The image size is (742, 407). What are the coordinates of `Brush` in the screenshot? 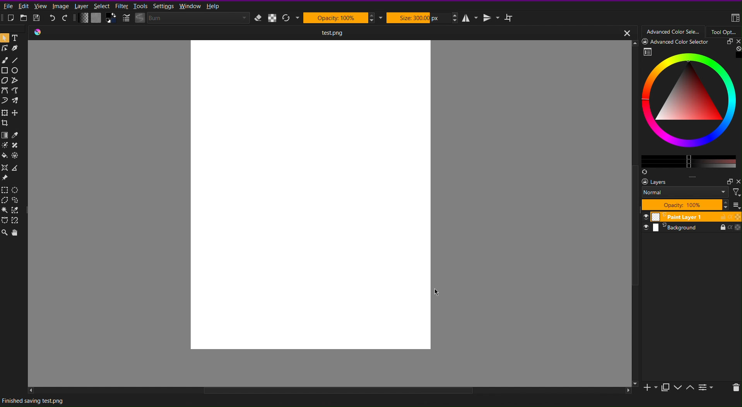 It's located at (5, 60).